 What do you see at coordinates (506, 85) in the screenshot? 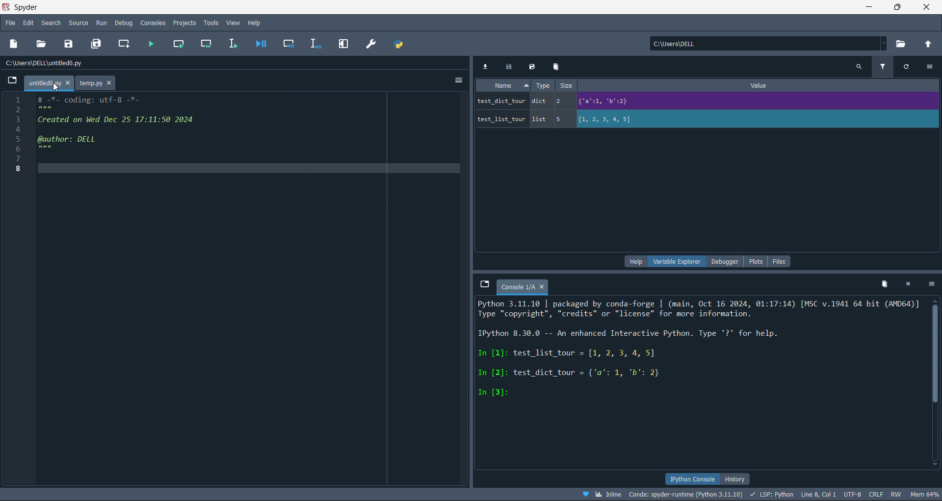
I see `name` at bounding box center [506, 85].